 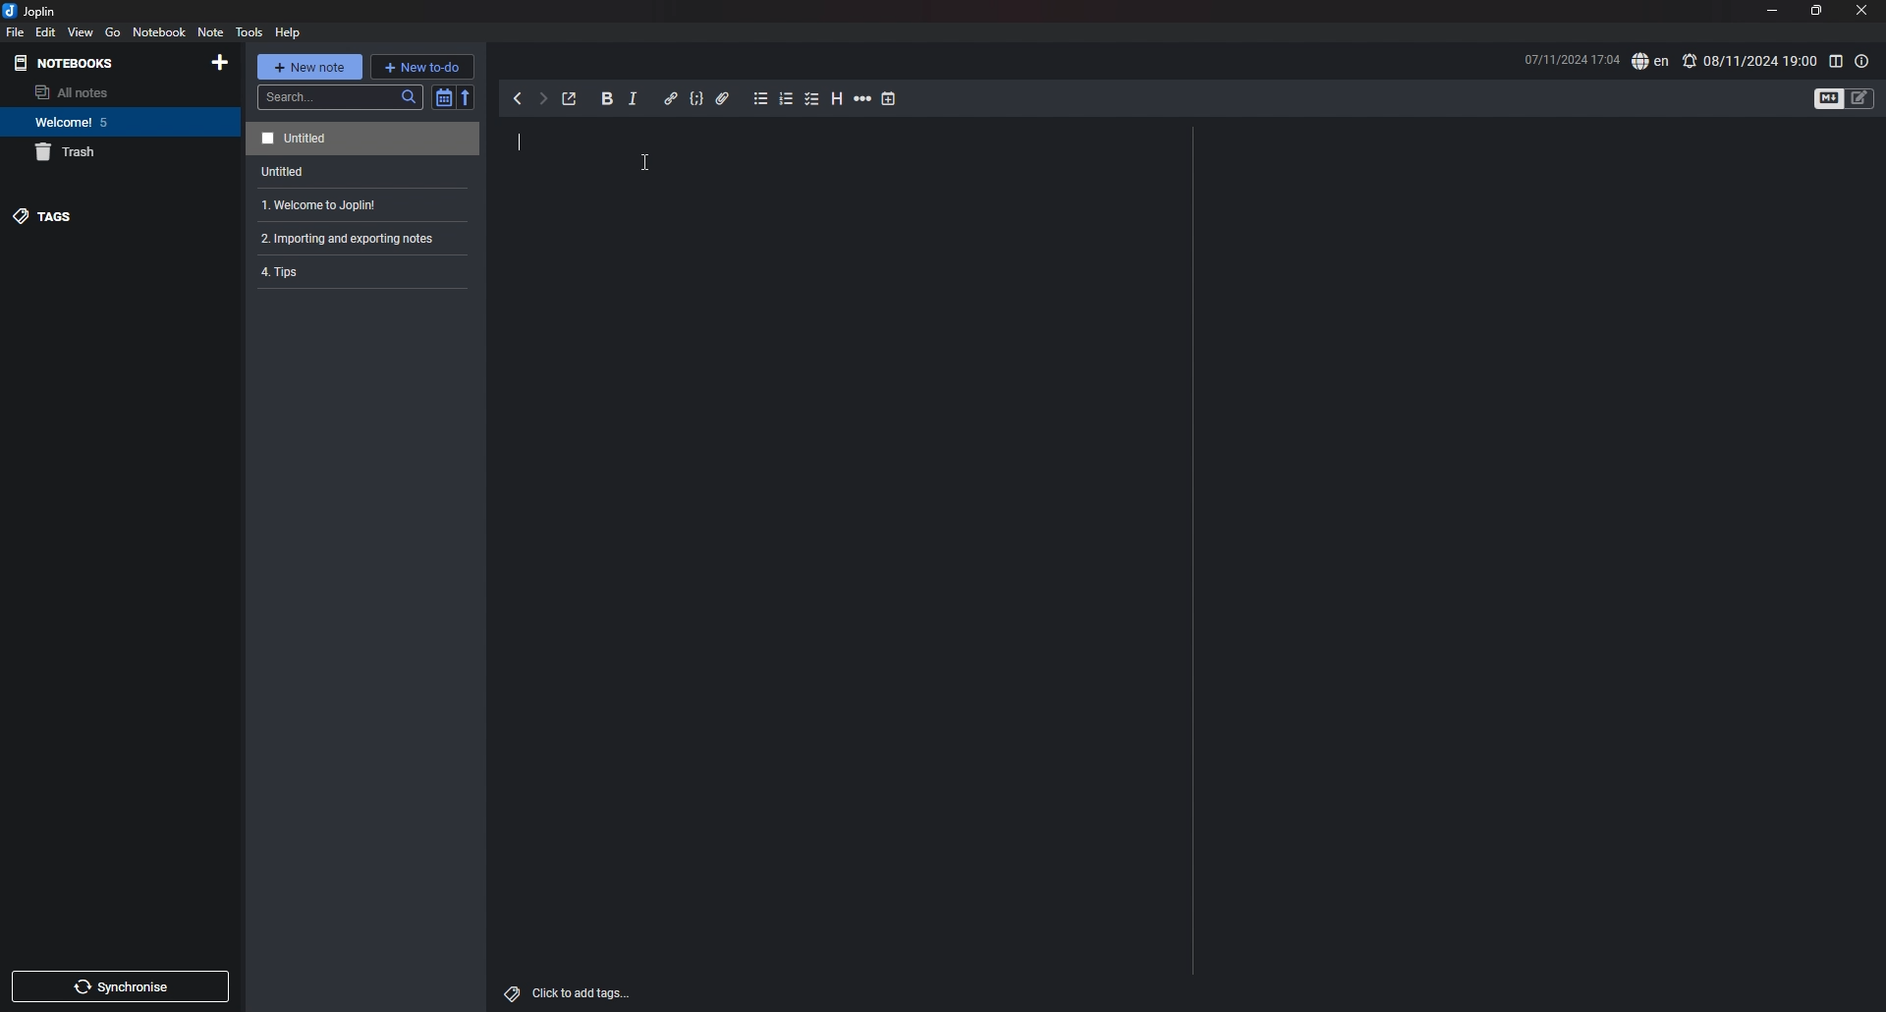 What do you see at coordinates (92, 215) in the screenshot?
I see `tags` at bounding box center [92, 215].